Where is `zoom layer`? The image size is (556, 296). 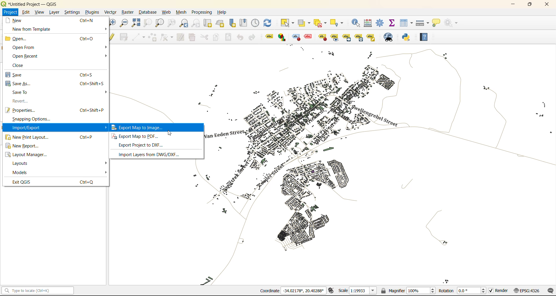 zoom layer is located at coordinates (160, 23).